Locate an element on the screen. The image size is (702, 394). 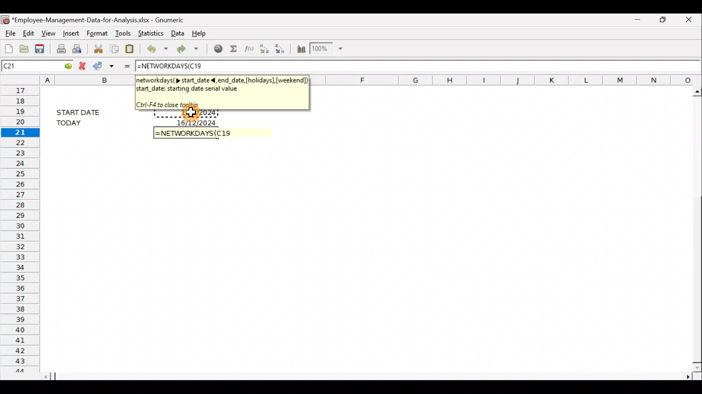
Maximize is located at coordinates (663, 20).